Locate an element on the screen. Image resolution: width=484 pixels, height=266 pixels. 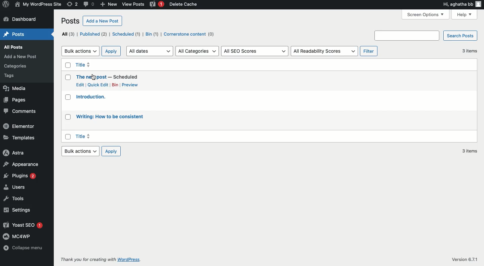
Comment is located at coordinates (88, 4).